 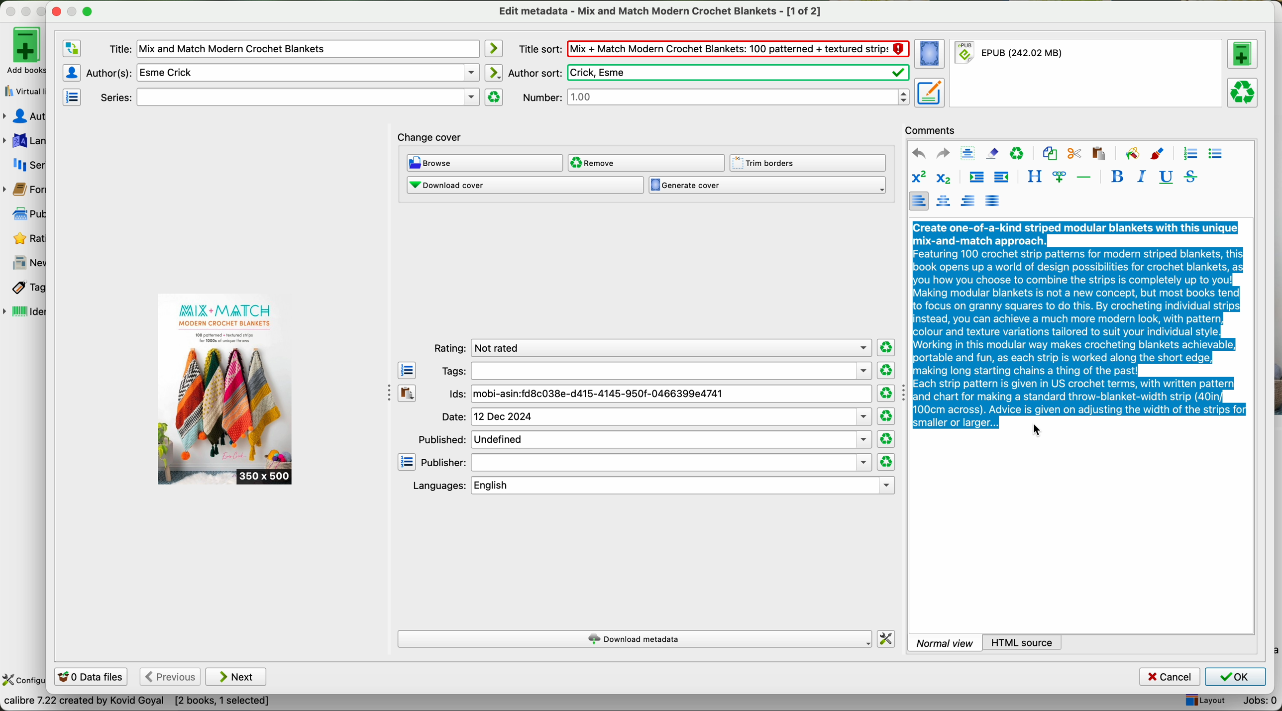 I want to click on clear rating, so click(x=887, y=348).